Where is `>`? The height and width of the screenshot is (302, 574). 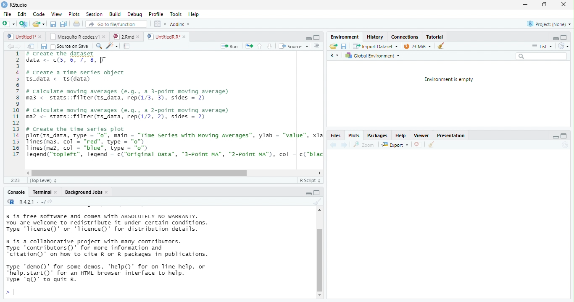
> is located at coordinates (10, 293).